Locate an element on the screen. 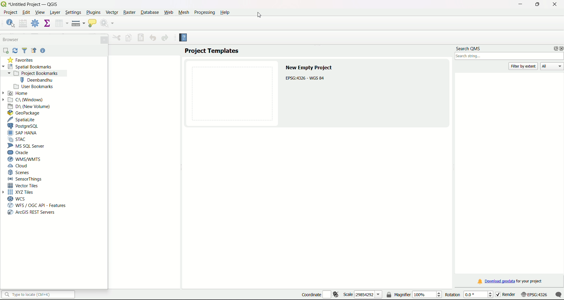 The width and height of the screenshot is (564, 300). coordinate is located at coordinates (320, 293).